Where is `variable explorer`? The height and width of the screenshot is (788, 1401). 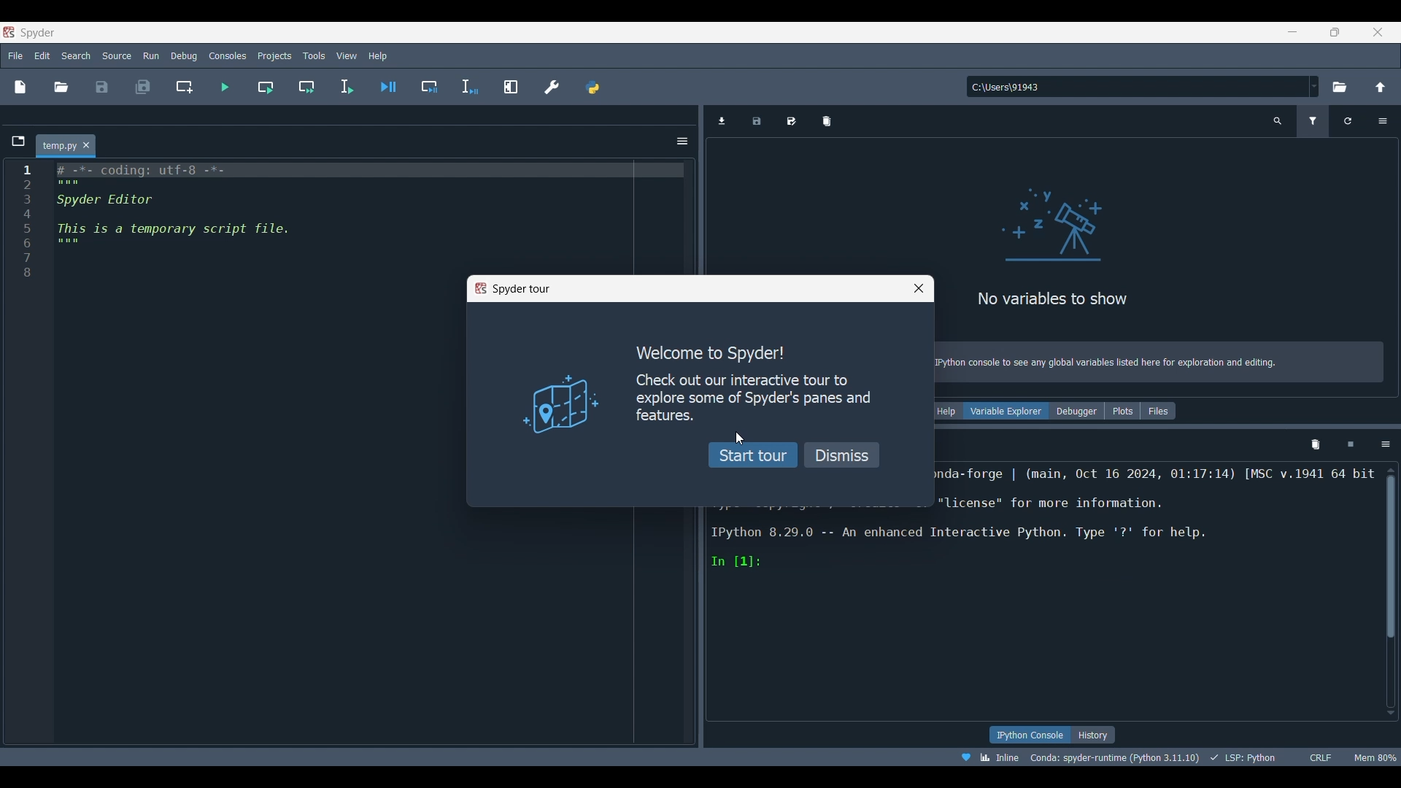 variable explorer is located at coordinates (1007, 409).